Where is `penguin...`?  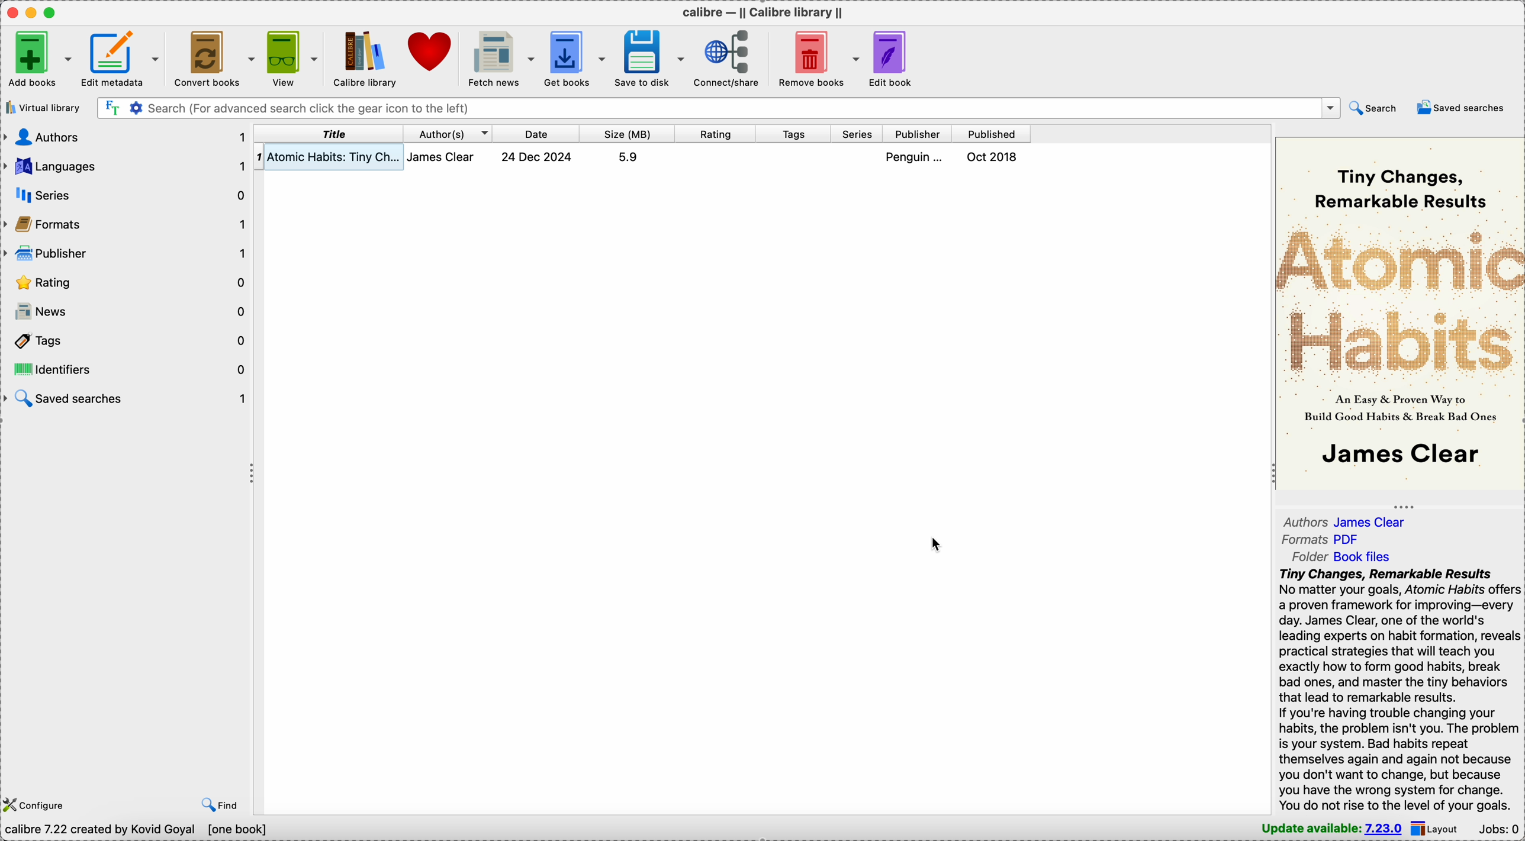 penguin... is located at coordinates (917, 157).